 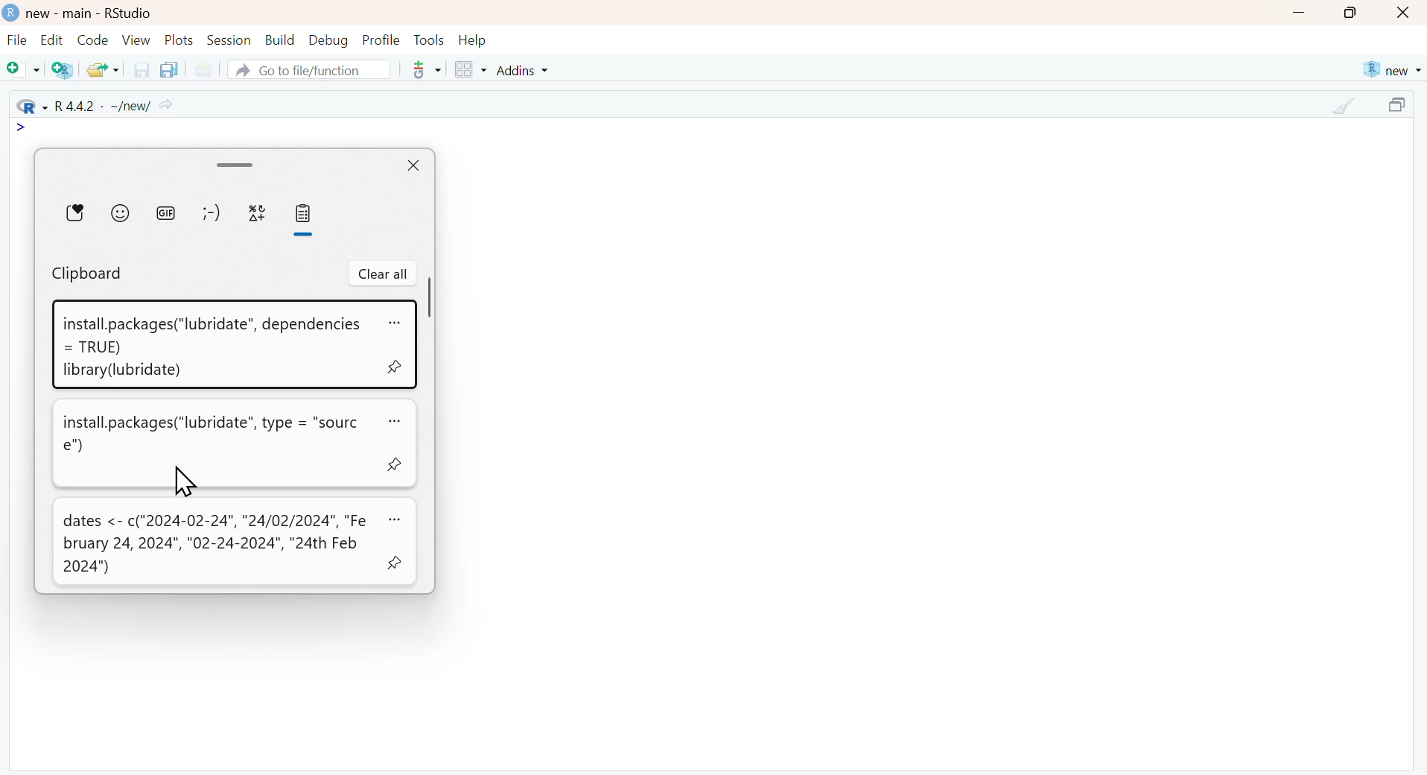 What do you see at coordinates (51, 39) in the screenshot?
I see `Edit` at bounding box center [51, 39].